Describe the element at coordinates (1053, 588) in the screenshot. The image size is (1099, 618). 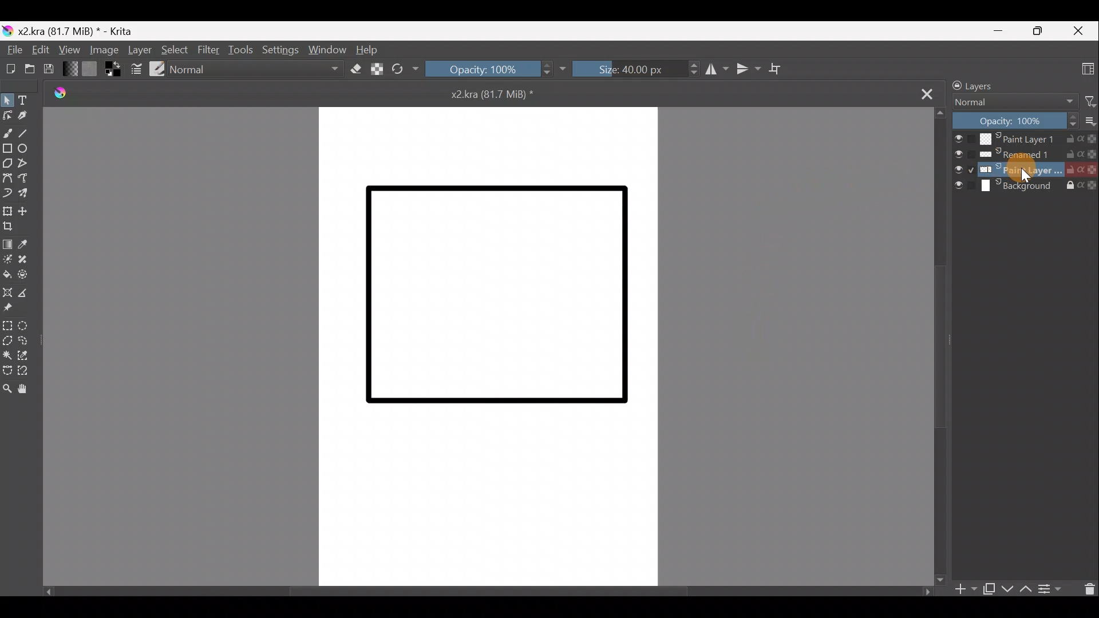
I see `View/change layer properties` at that location.